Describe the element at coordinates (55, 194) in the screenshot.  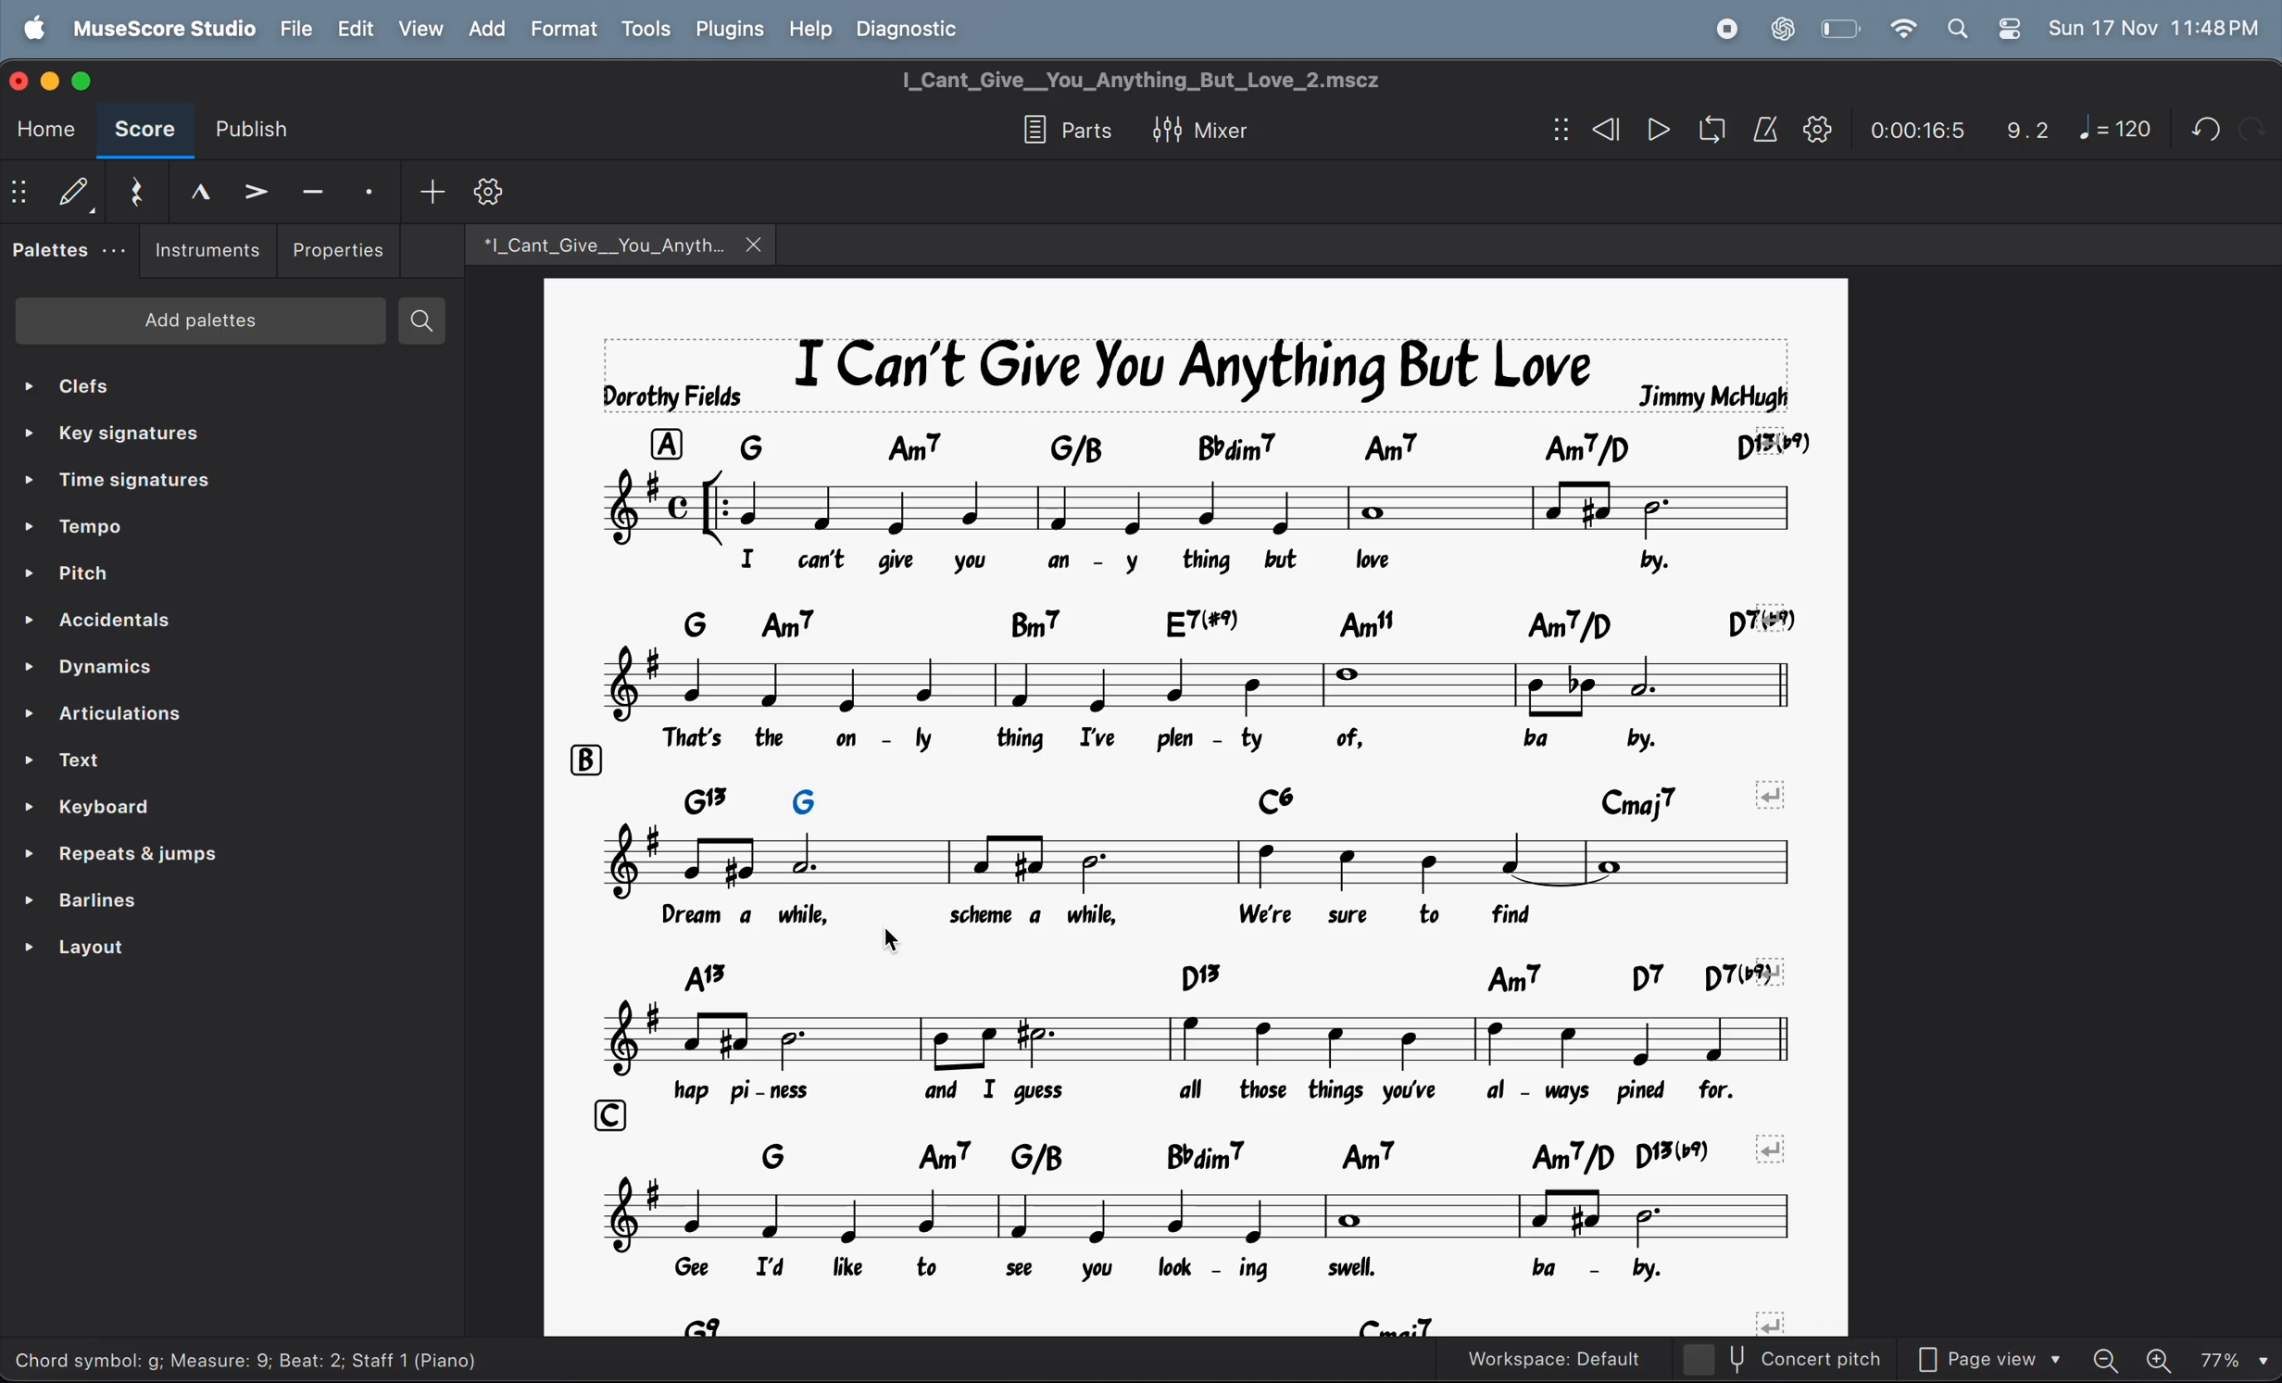
I see `default` at that location.